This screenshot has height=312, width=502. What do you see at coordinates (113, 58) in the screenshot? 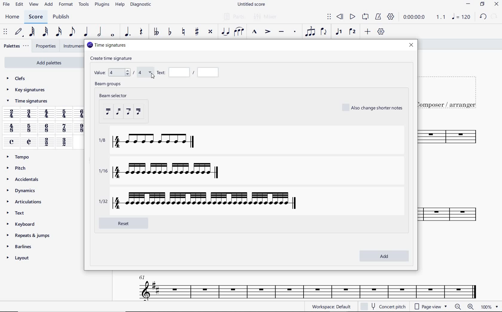
I see `create time signature` at bounding box center [113, 58].